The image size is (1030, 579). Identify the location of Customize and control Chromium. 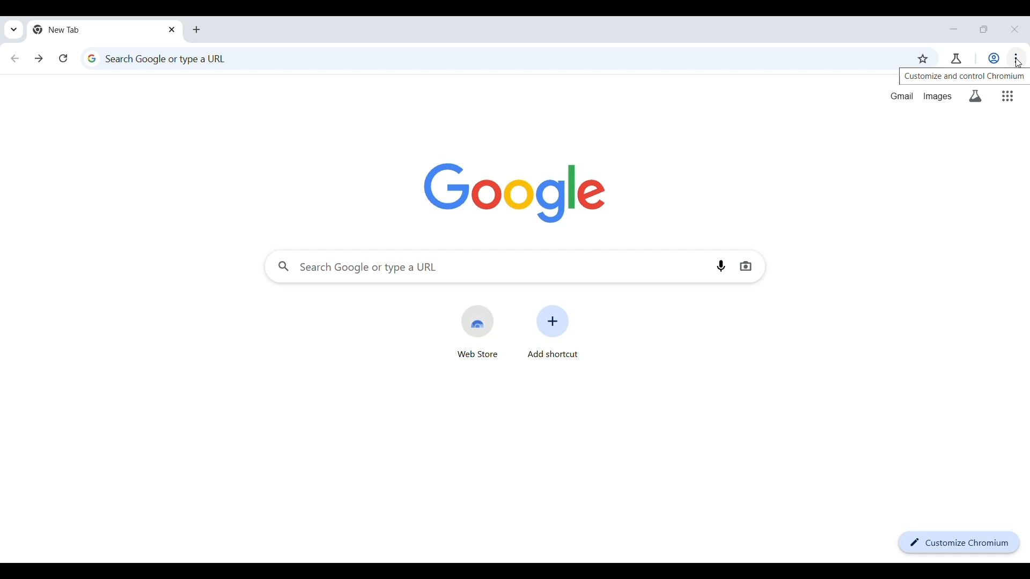
(965, 76).